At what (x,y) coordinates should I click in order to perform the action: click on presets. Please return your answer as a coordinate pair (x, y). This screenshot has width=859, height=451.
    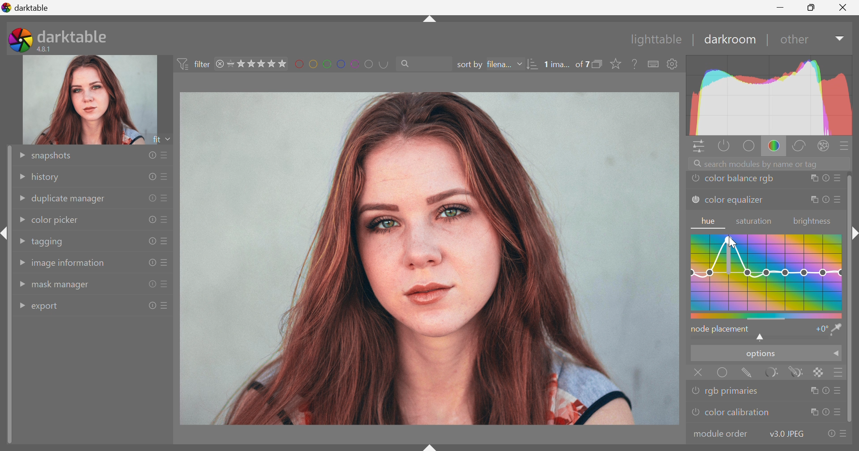
    Looking at the image, I should click on (837, 200).